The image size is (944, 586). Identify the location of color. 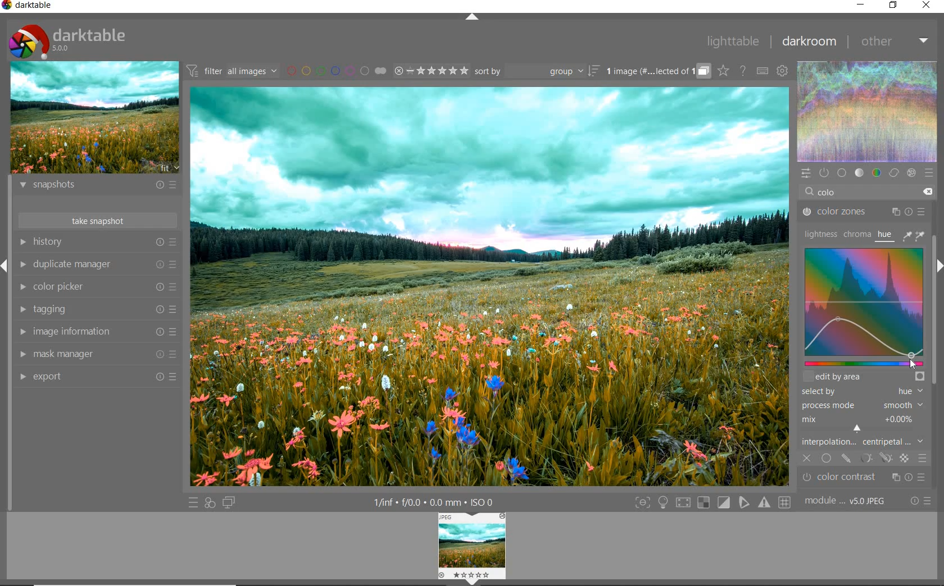
(876, 173).